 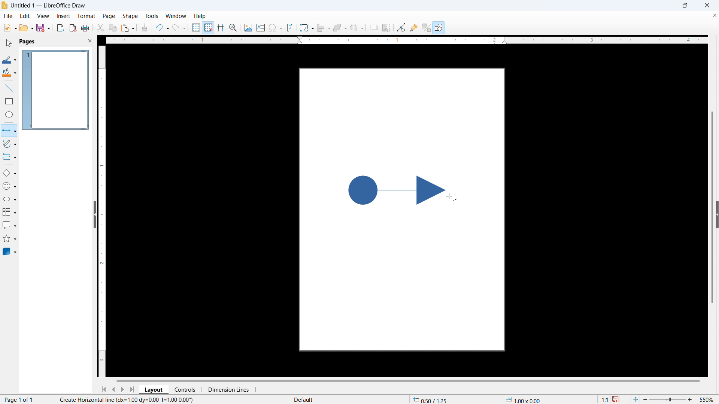 I want to click on New , so click(x=10, y=28).